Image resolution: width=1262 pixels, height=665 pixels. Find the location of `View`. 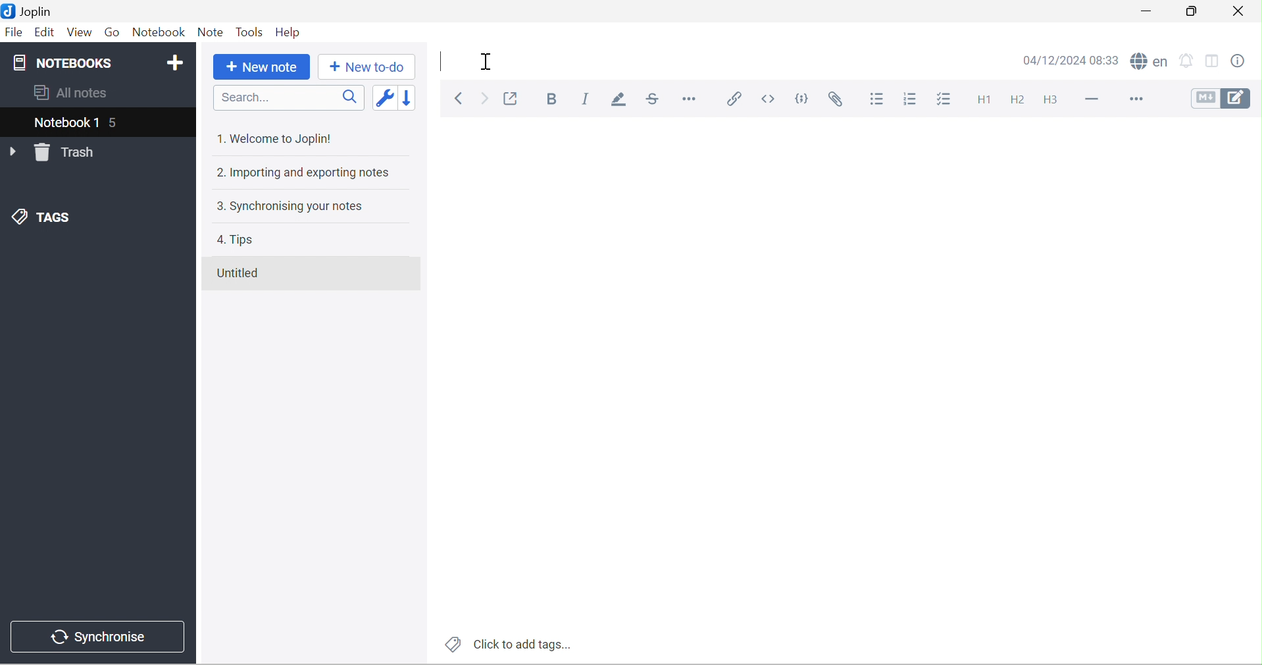

View is located at coordinates (81, 32).